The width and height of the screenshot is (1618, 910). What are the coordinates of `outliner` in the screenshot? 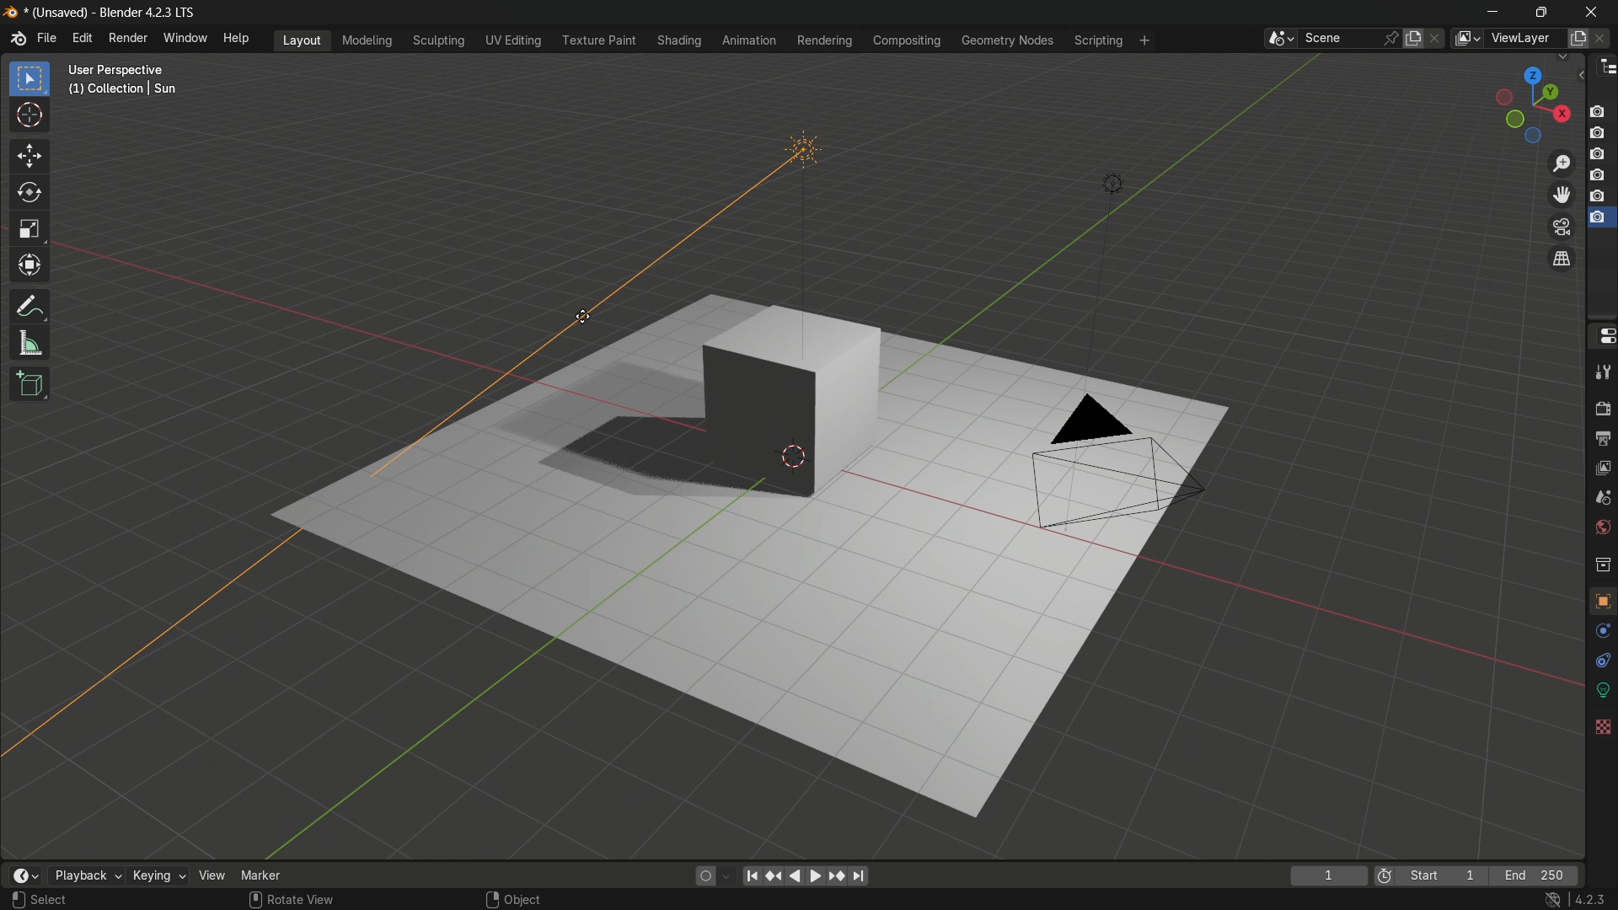 It's located at (1607, 69).